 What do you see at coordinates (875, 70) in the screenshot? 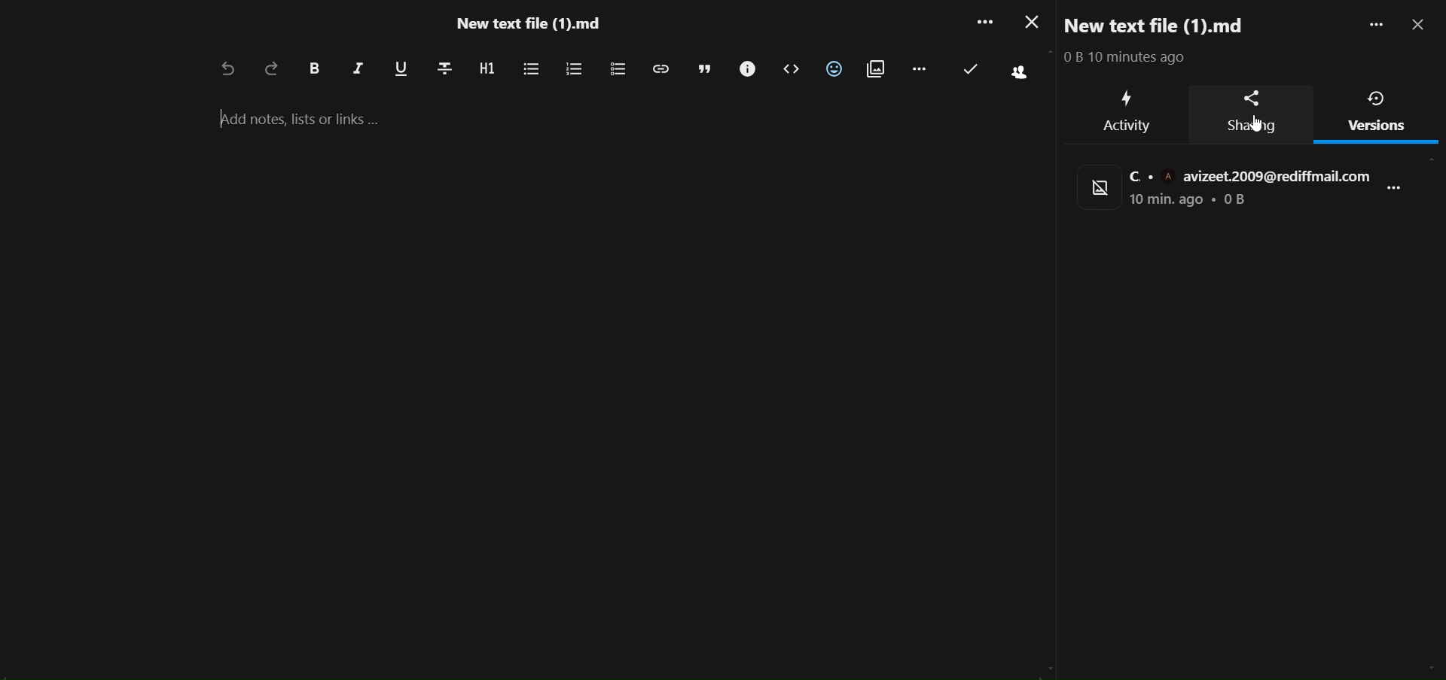
I see `insert attachment` at bounding box center [875, 70].